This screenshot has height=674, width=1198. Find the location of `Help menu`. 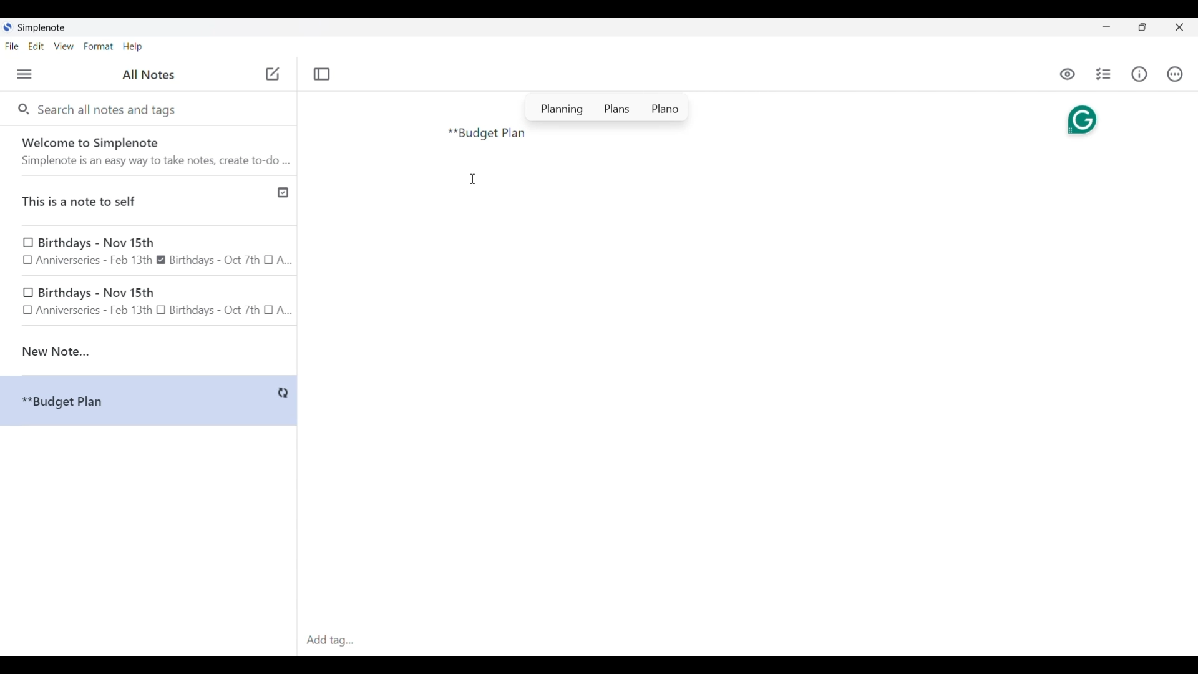

Help menu is located at coordinates (132, 46).